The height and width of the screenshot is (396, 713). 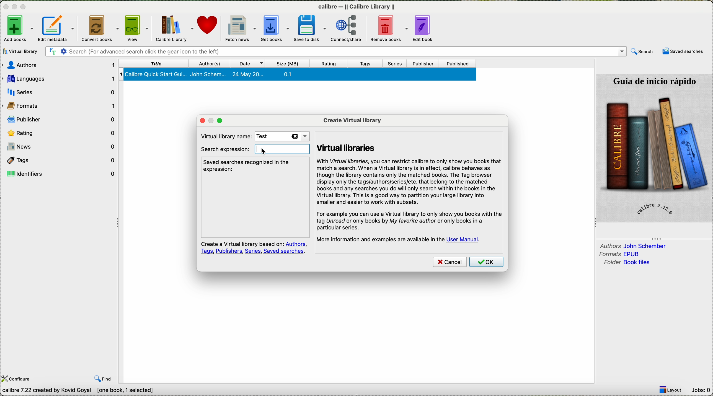 What do you see at coordinates (100, 28) in the screenshot?
I see `convert books` at bounding box center [100, 28].